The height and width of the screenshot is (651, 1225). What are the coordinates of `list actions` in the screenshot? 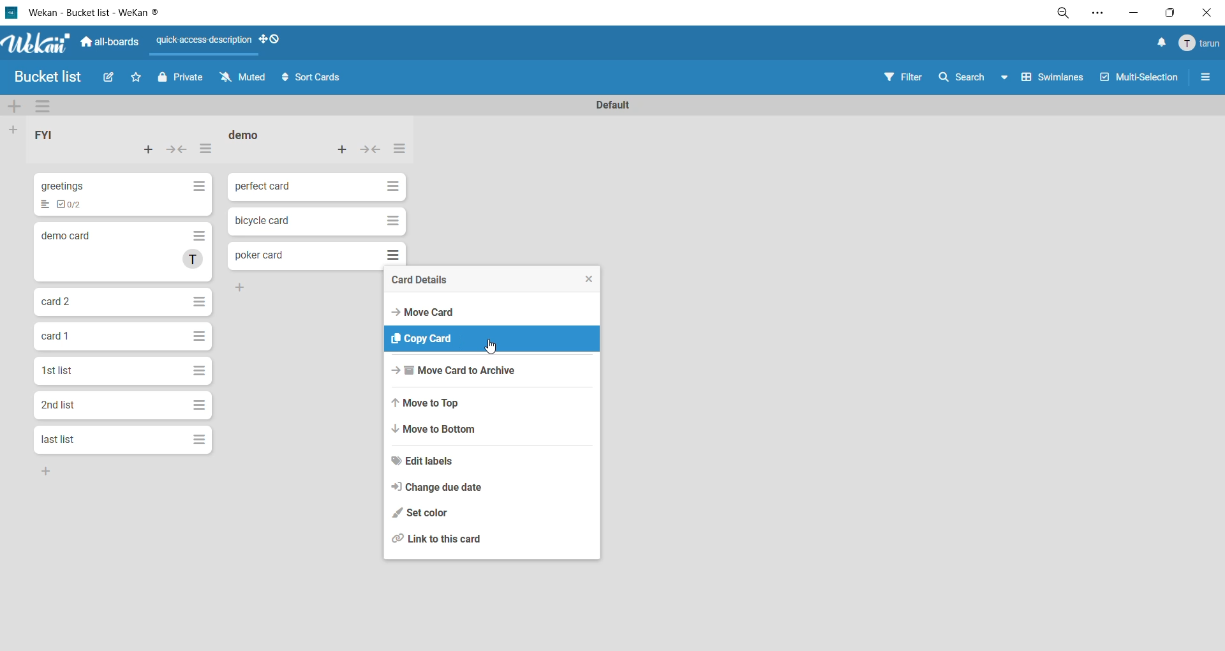 It's located at (206, 152).